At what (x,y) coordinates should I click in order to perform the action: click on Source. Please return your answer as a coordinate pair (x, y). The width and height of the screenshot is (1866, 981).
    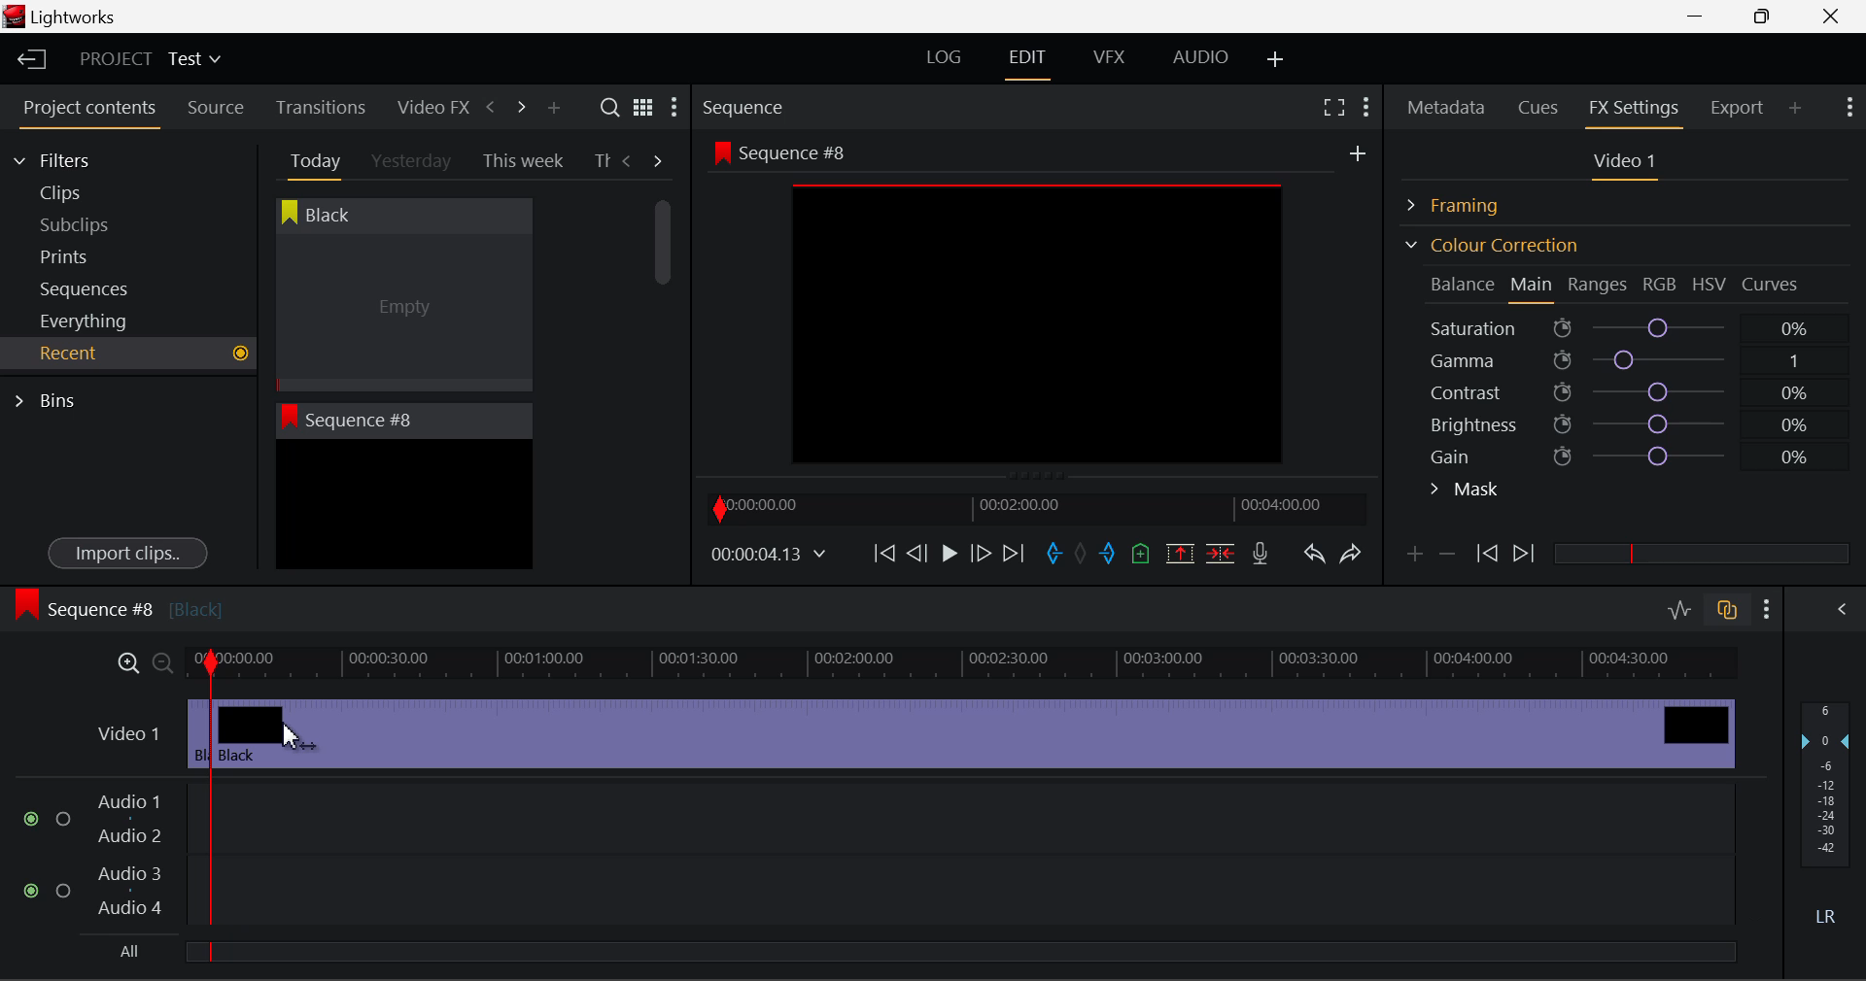
    Looking at the image, I should click on (216, 108).